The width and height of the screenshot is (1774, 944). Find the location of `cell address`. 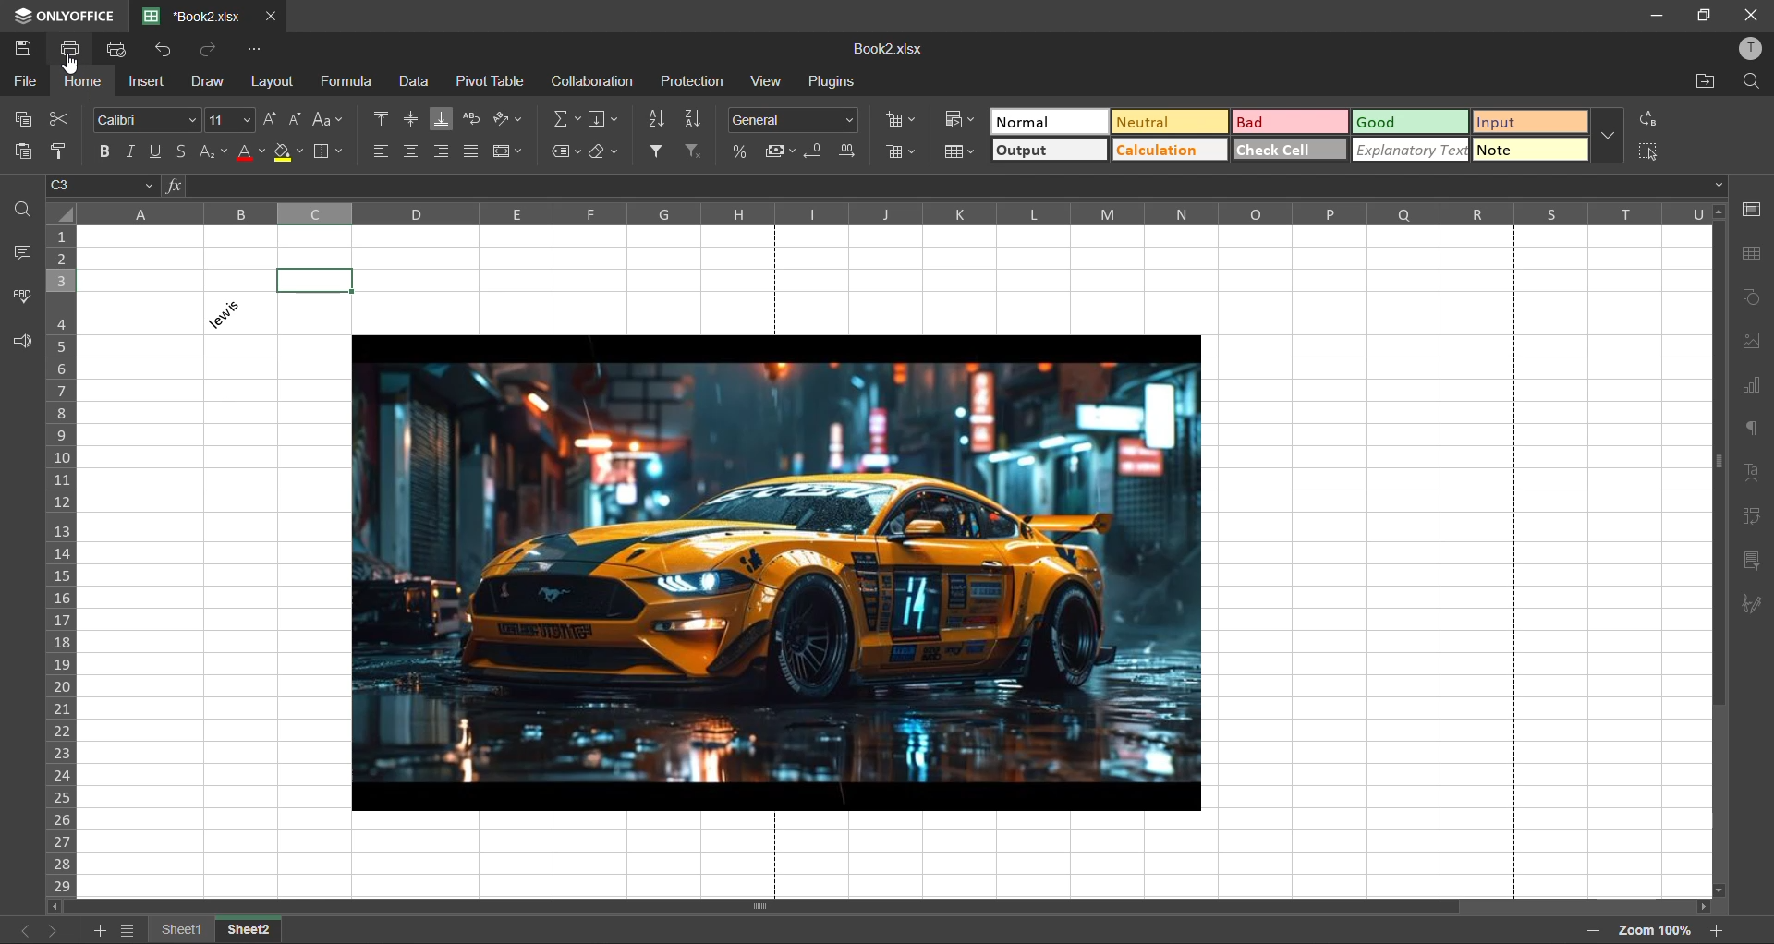

cell address is located at coordinates (105, 184).